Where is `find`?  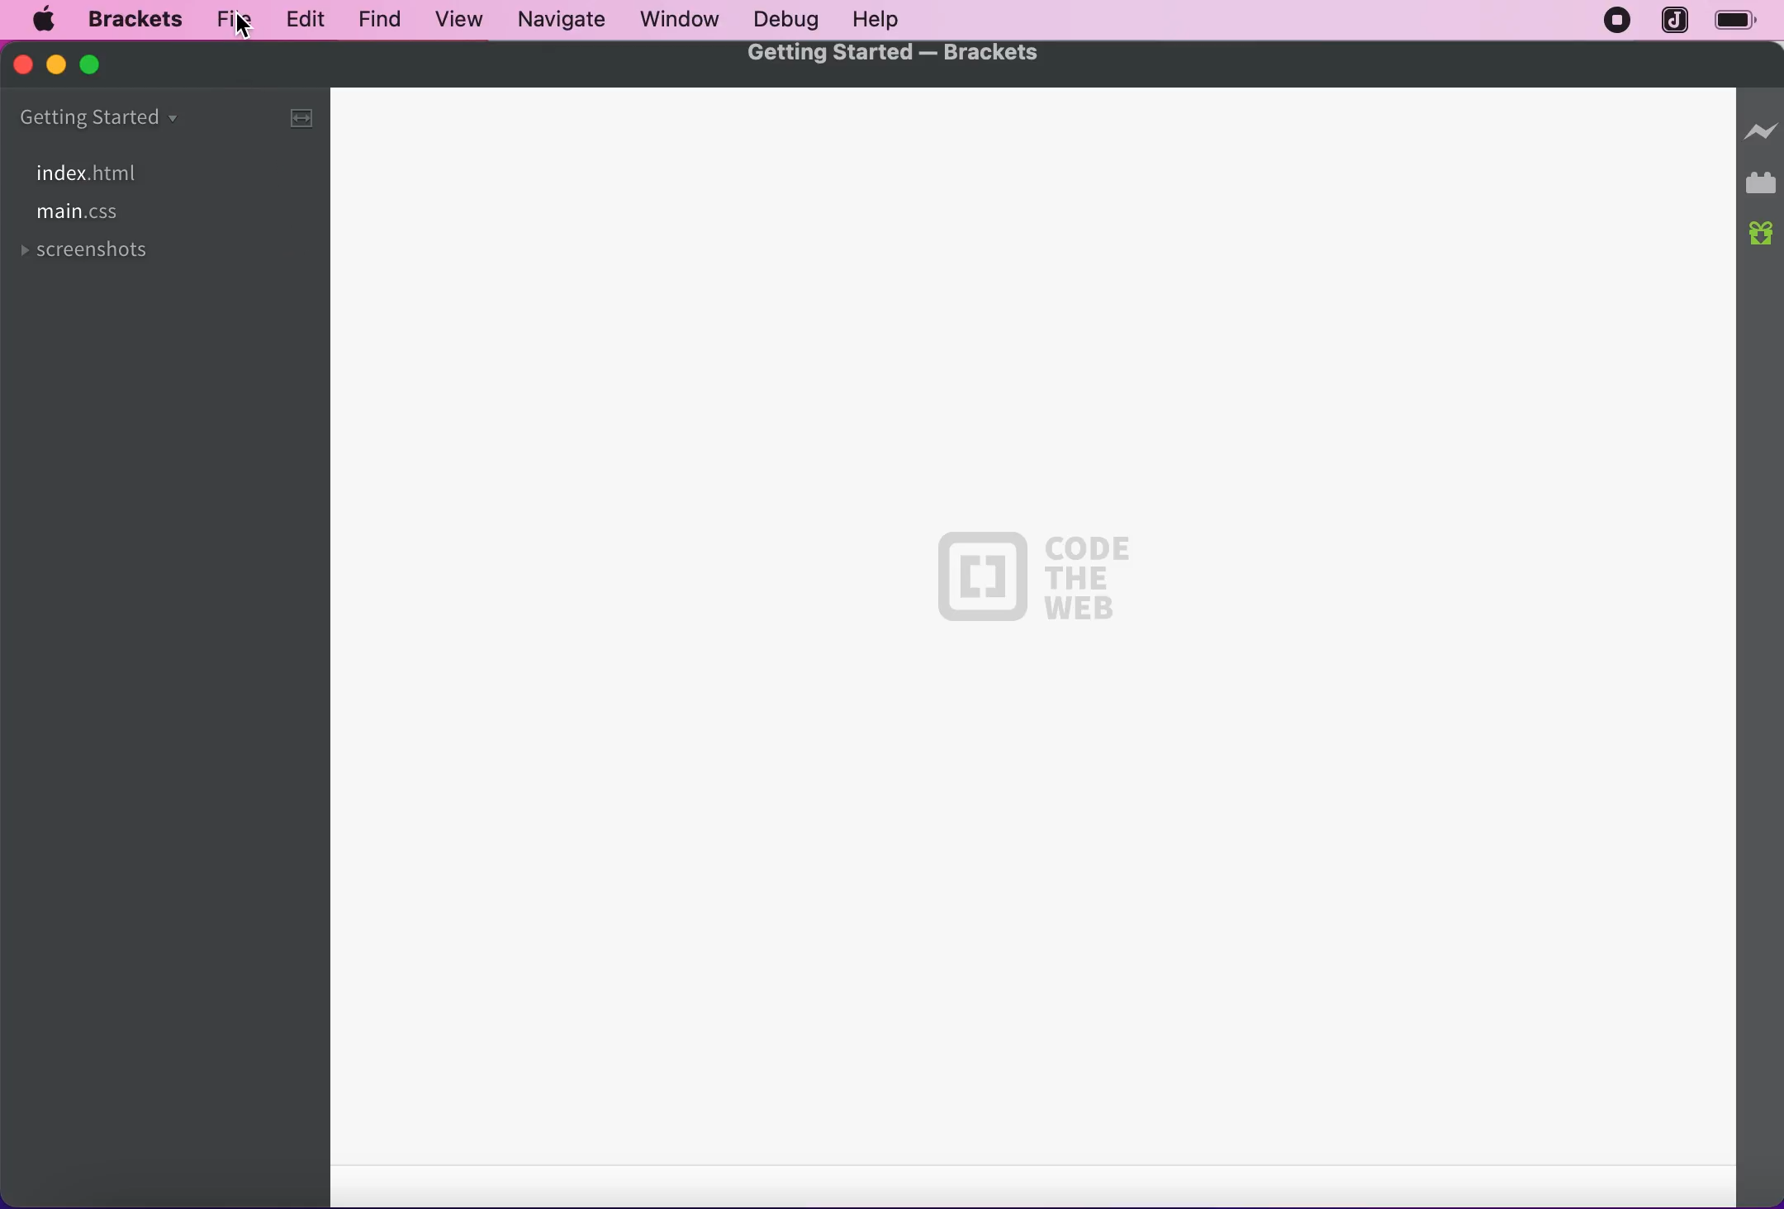
find is located at coordinates (372, 21).